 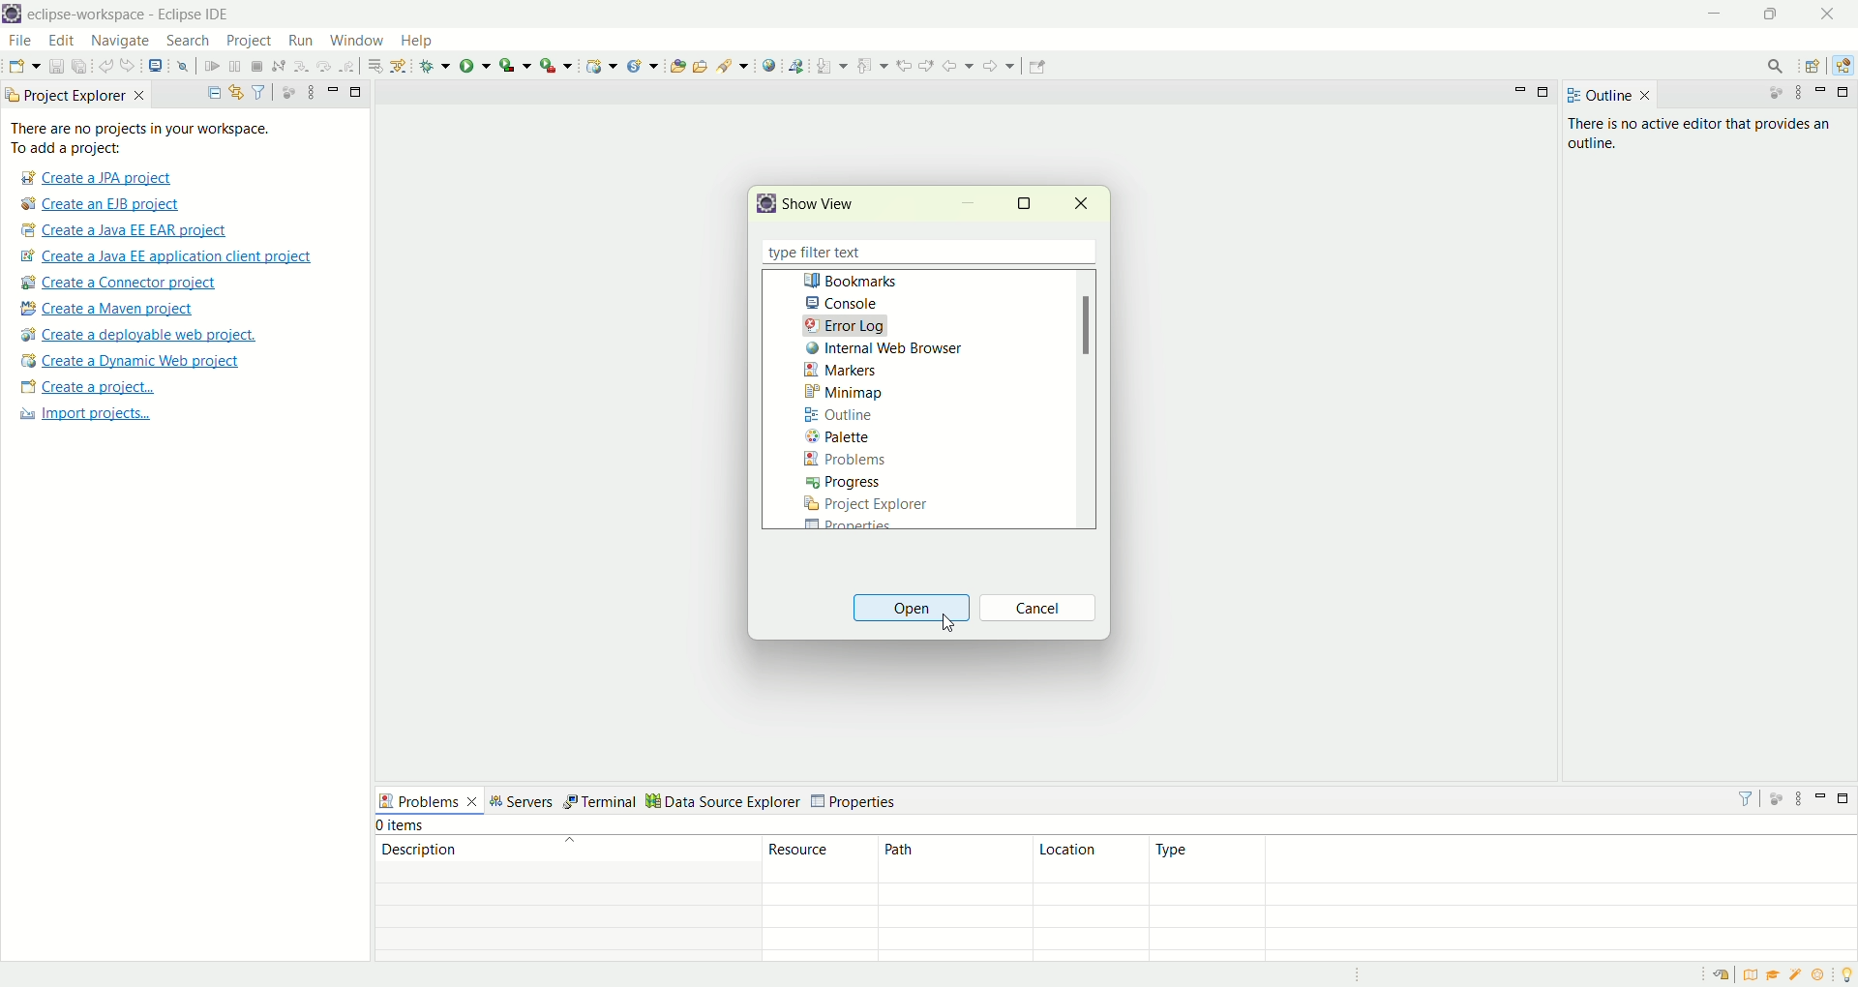 I want to click on filter, so click(x=1748, y=797).